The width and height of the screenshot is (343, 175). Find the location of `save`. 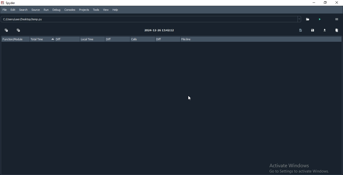

save is located at coordinates (313, 30).